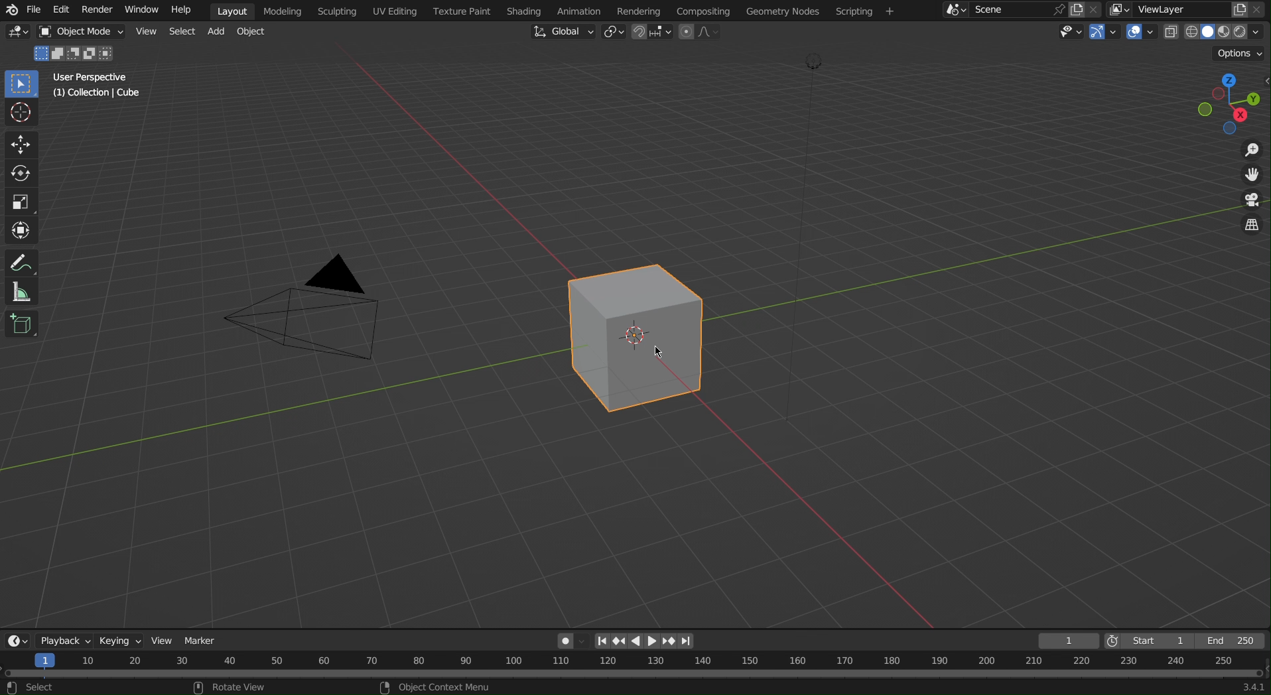  I want to click on Scene, so click(1008, 10).